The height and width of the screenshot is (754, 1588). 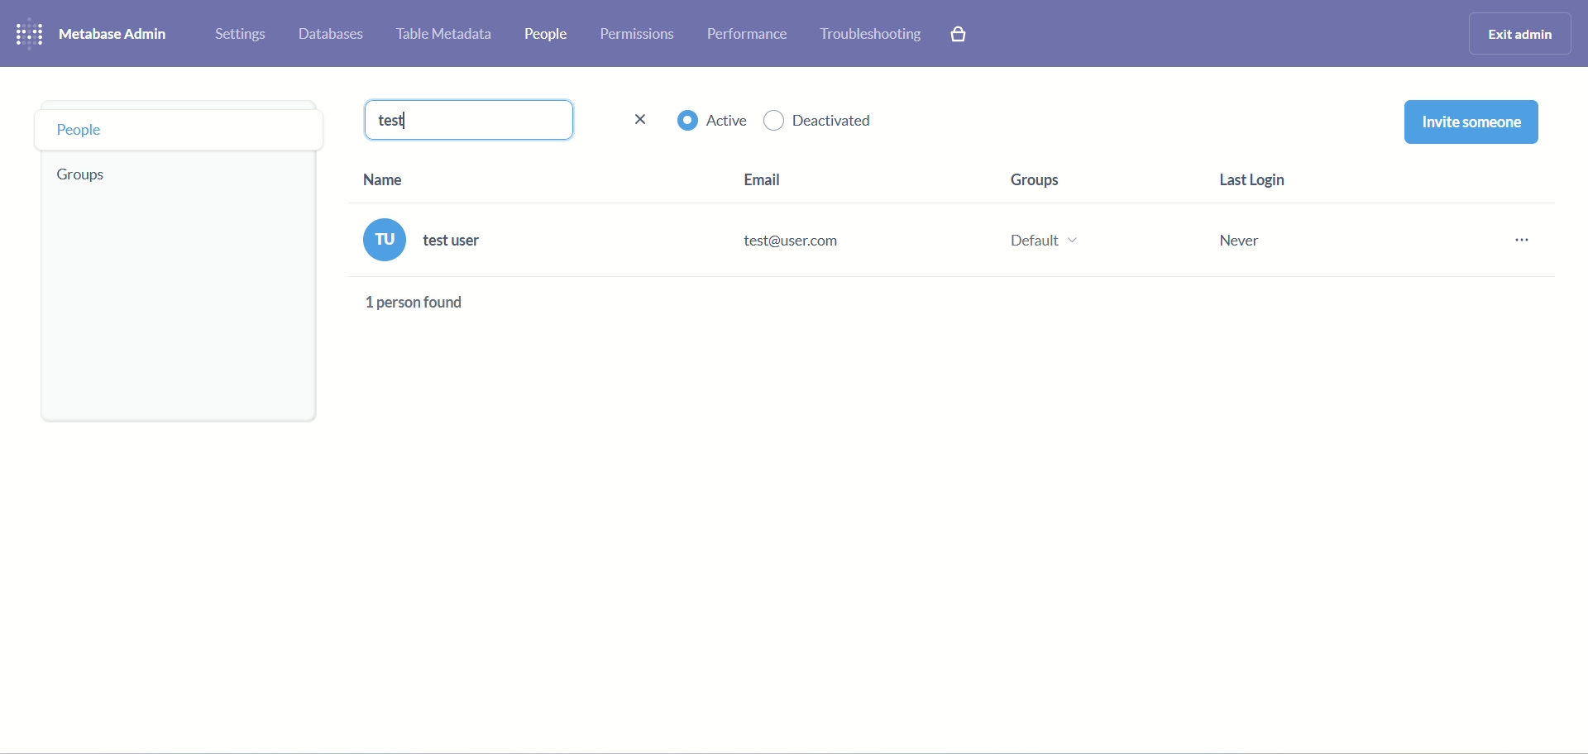 I want to click on close, so click(x=643, y=117).